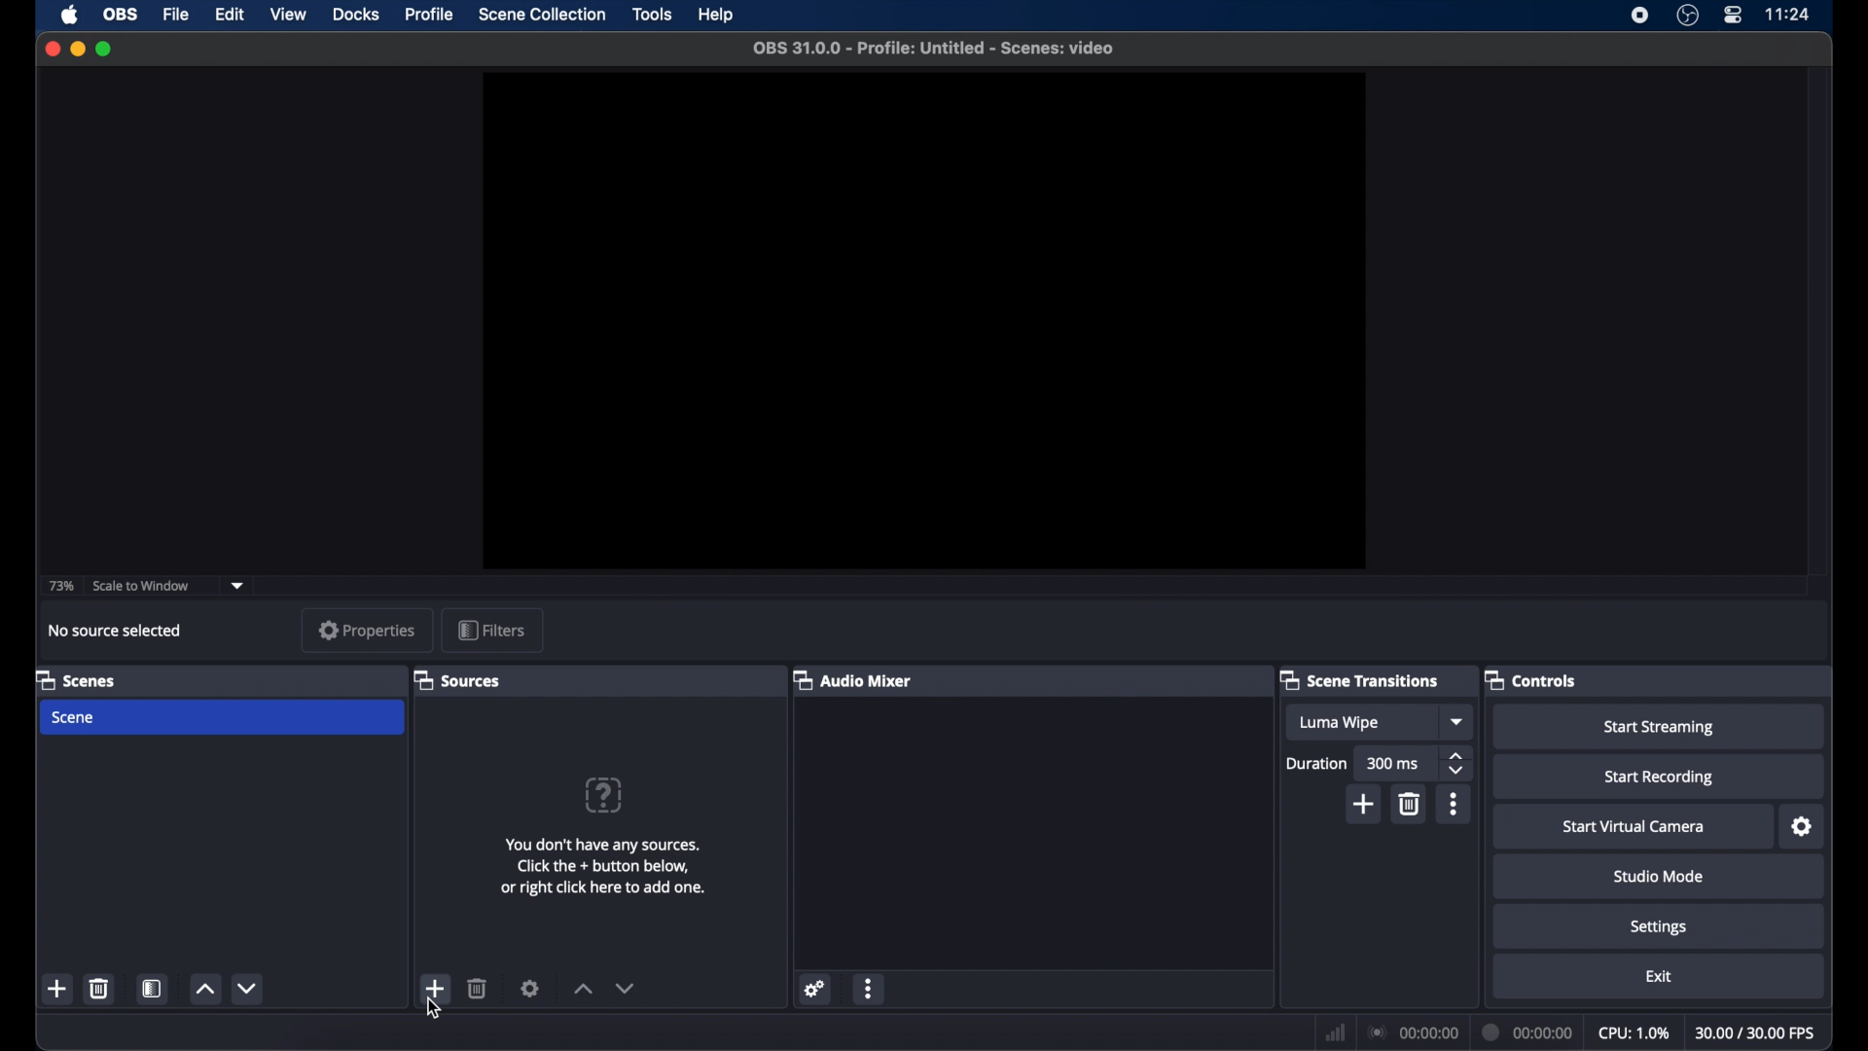 This screenshot has height=1051, width=1868. Describe the element at coordinates (229, 15) in the screenshot. I see `edit` at that location.